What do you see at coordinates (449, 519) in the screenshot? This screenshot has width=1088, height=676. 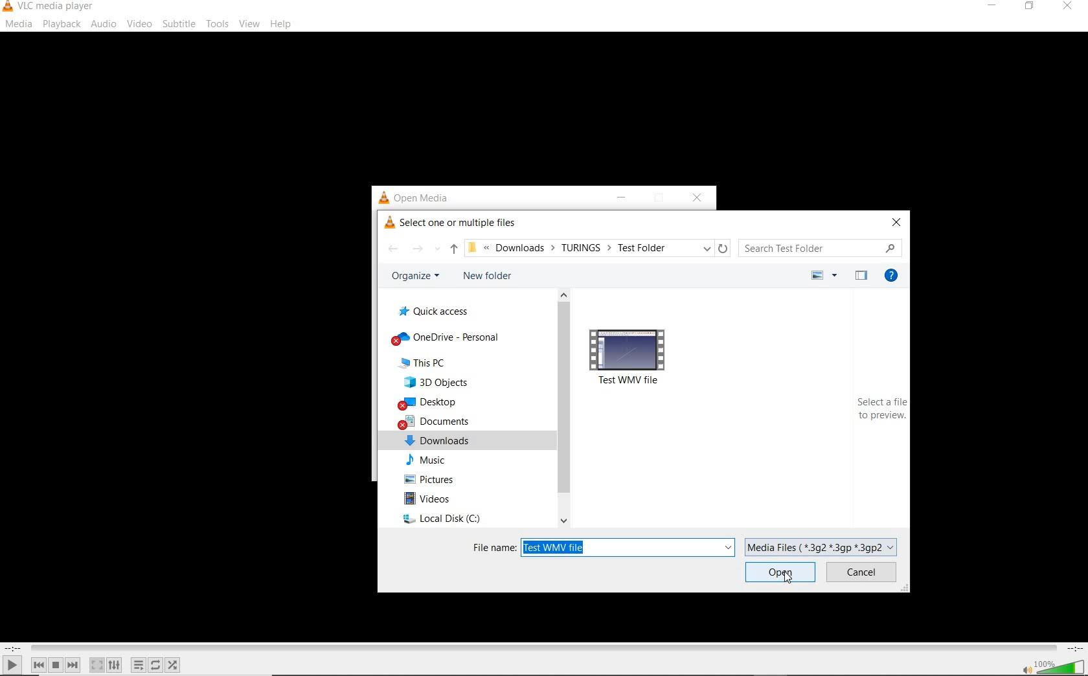 I see `local disk c` at bounding box center [449, 519].